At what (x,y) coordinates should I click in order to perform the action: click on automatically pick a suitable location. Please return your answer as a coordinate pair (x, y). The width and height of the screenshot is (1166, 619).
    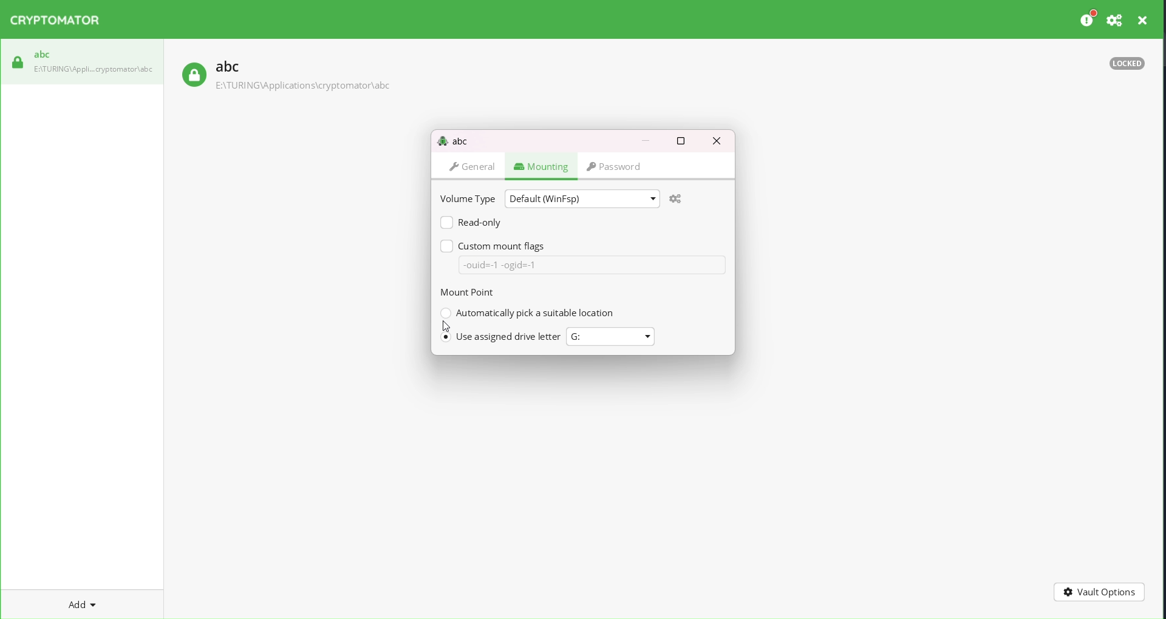
    Looking at the image, I should click on (528, 314).